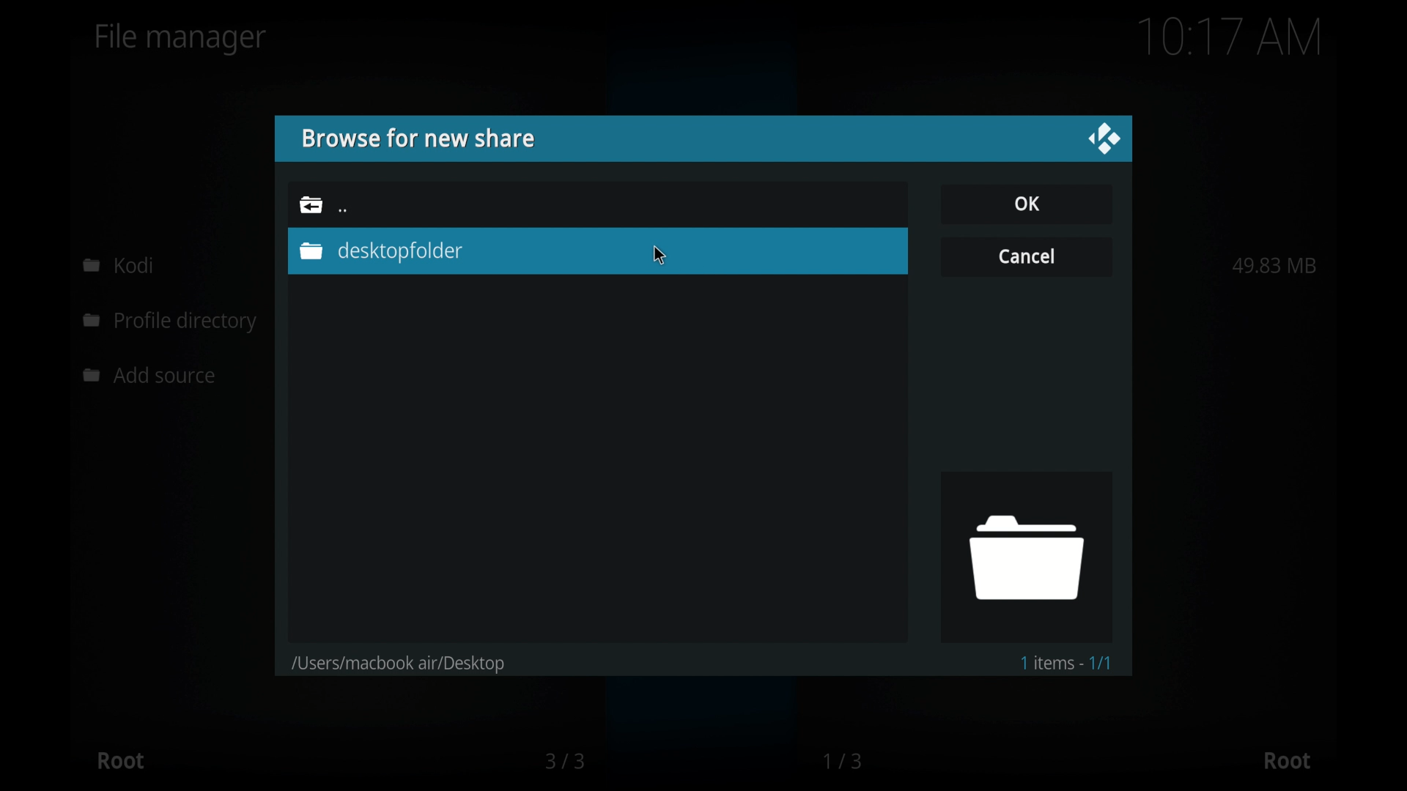  Describe the element at coordinates (399, 664) in the screenshot. I see `folder location` at that location.